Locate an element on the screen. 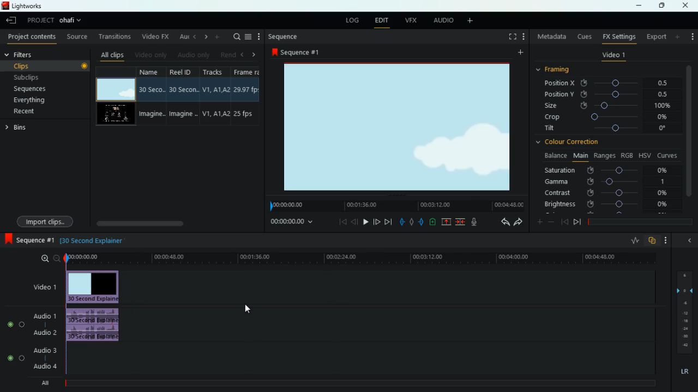 The image size is (698, 392). minus is located at coordinates (551, 222).